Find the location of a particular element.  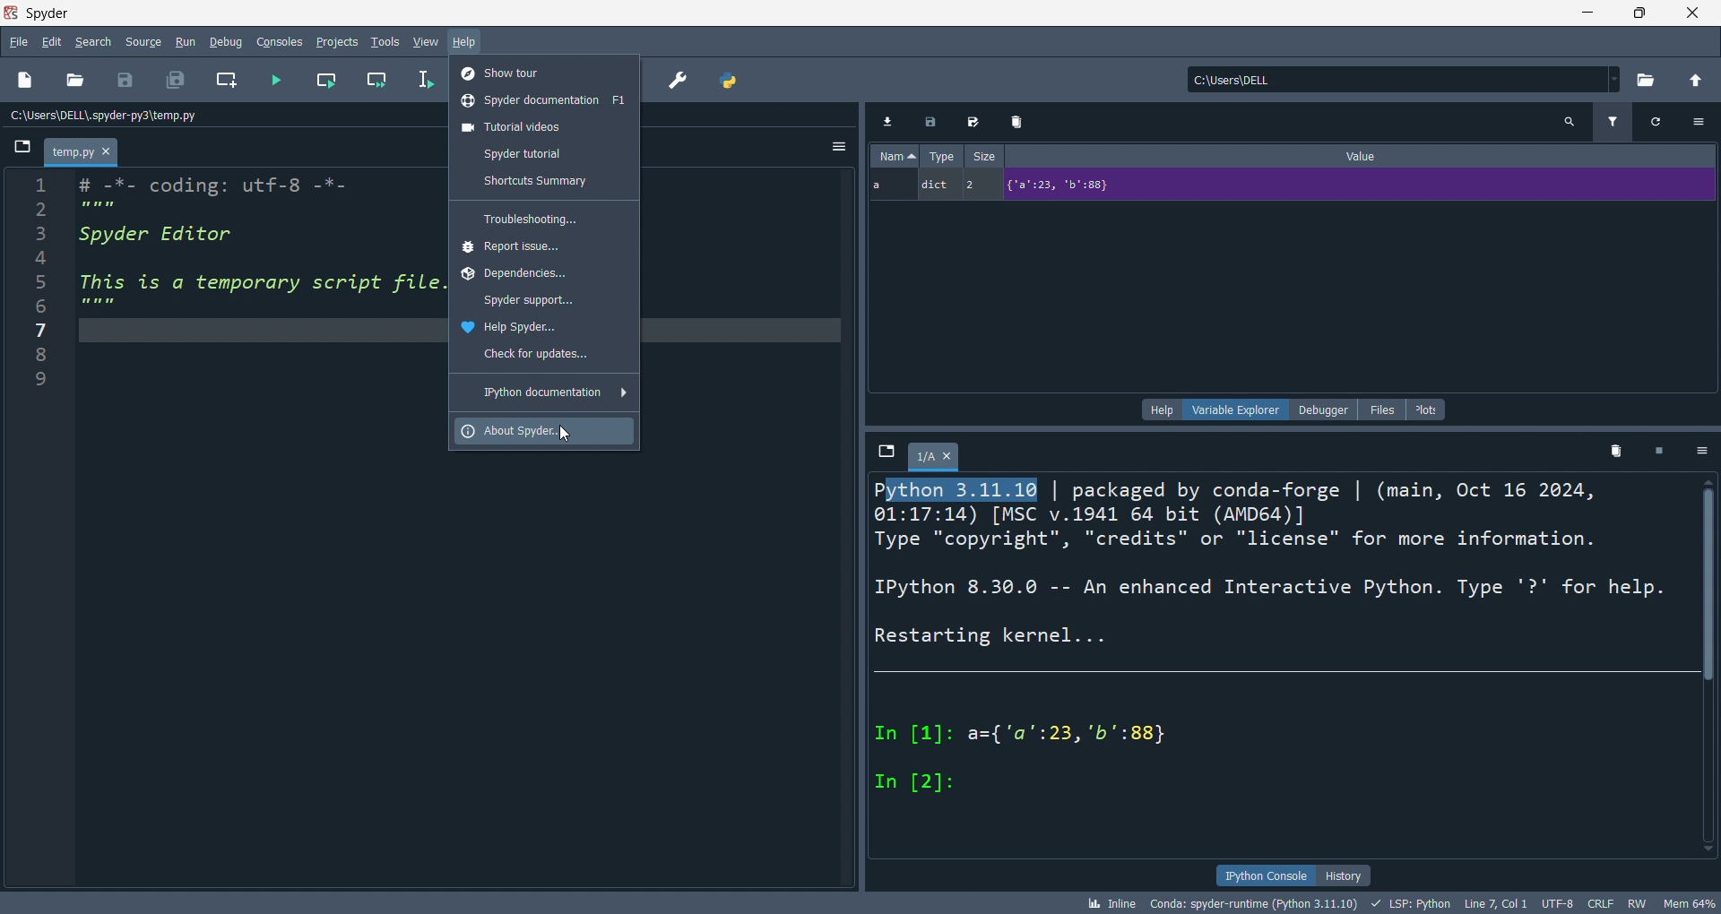

open directory is located at coordinates (1648, 78).